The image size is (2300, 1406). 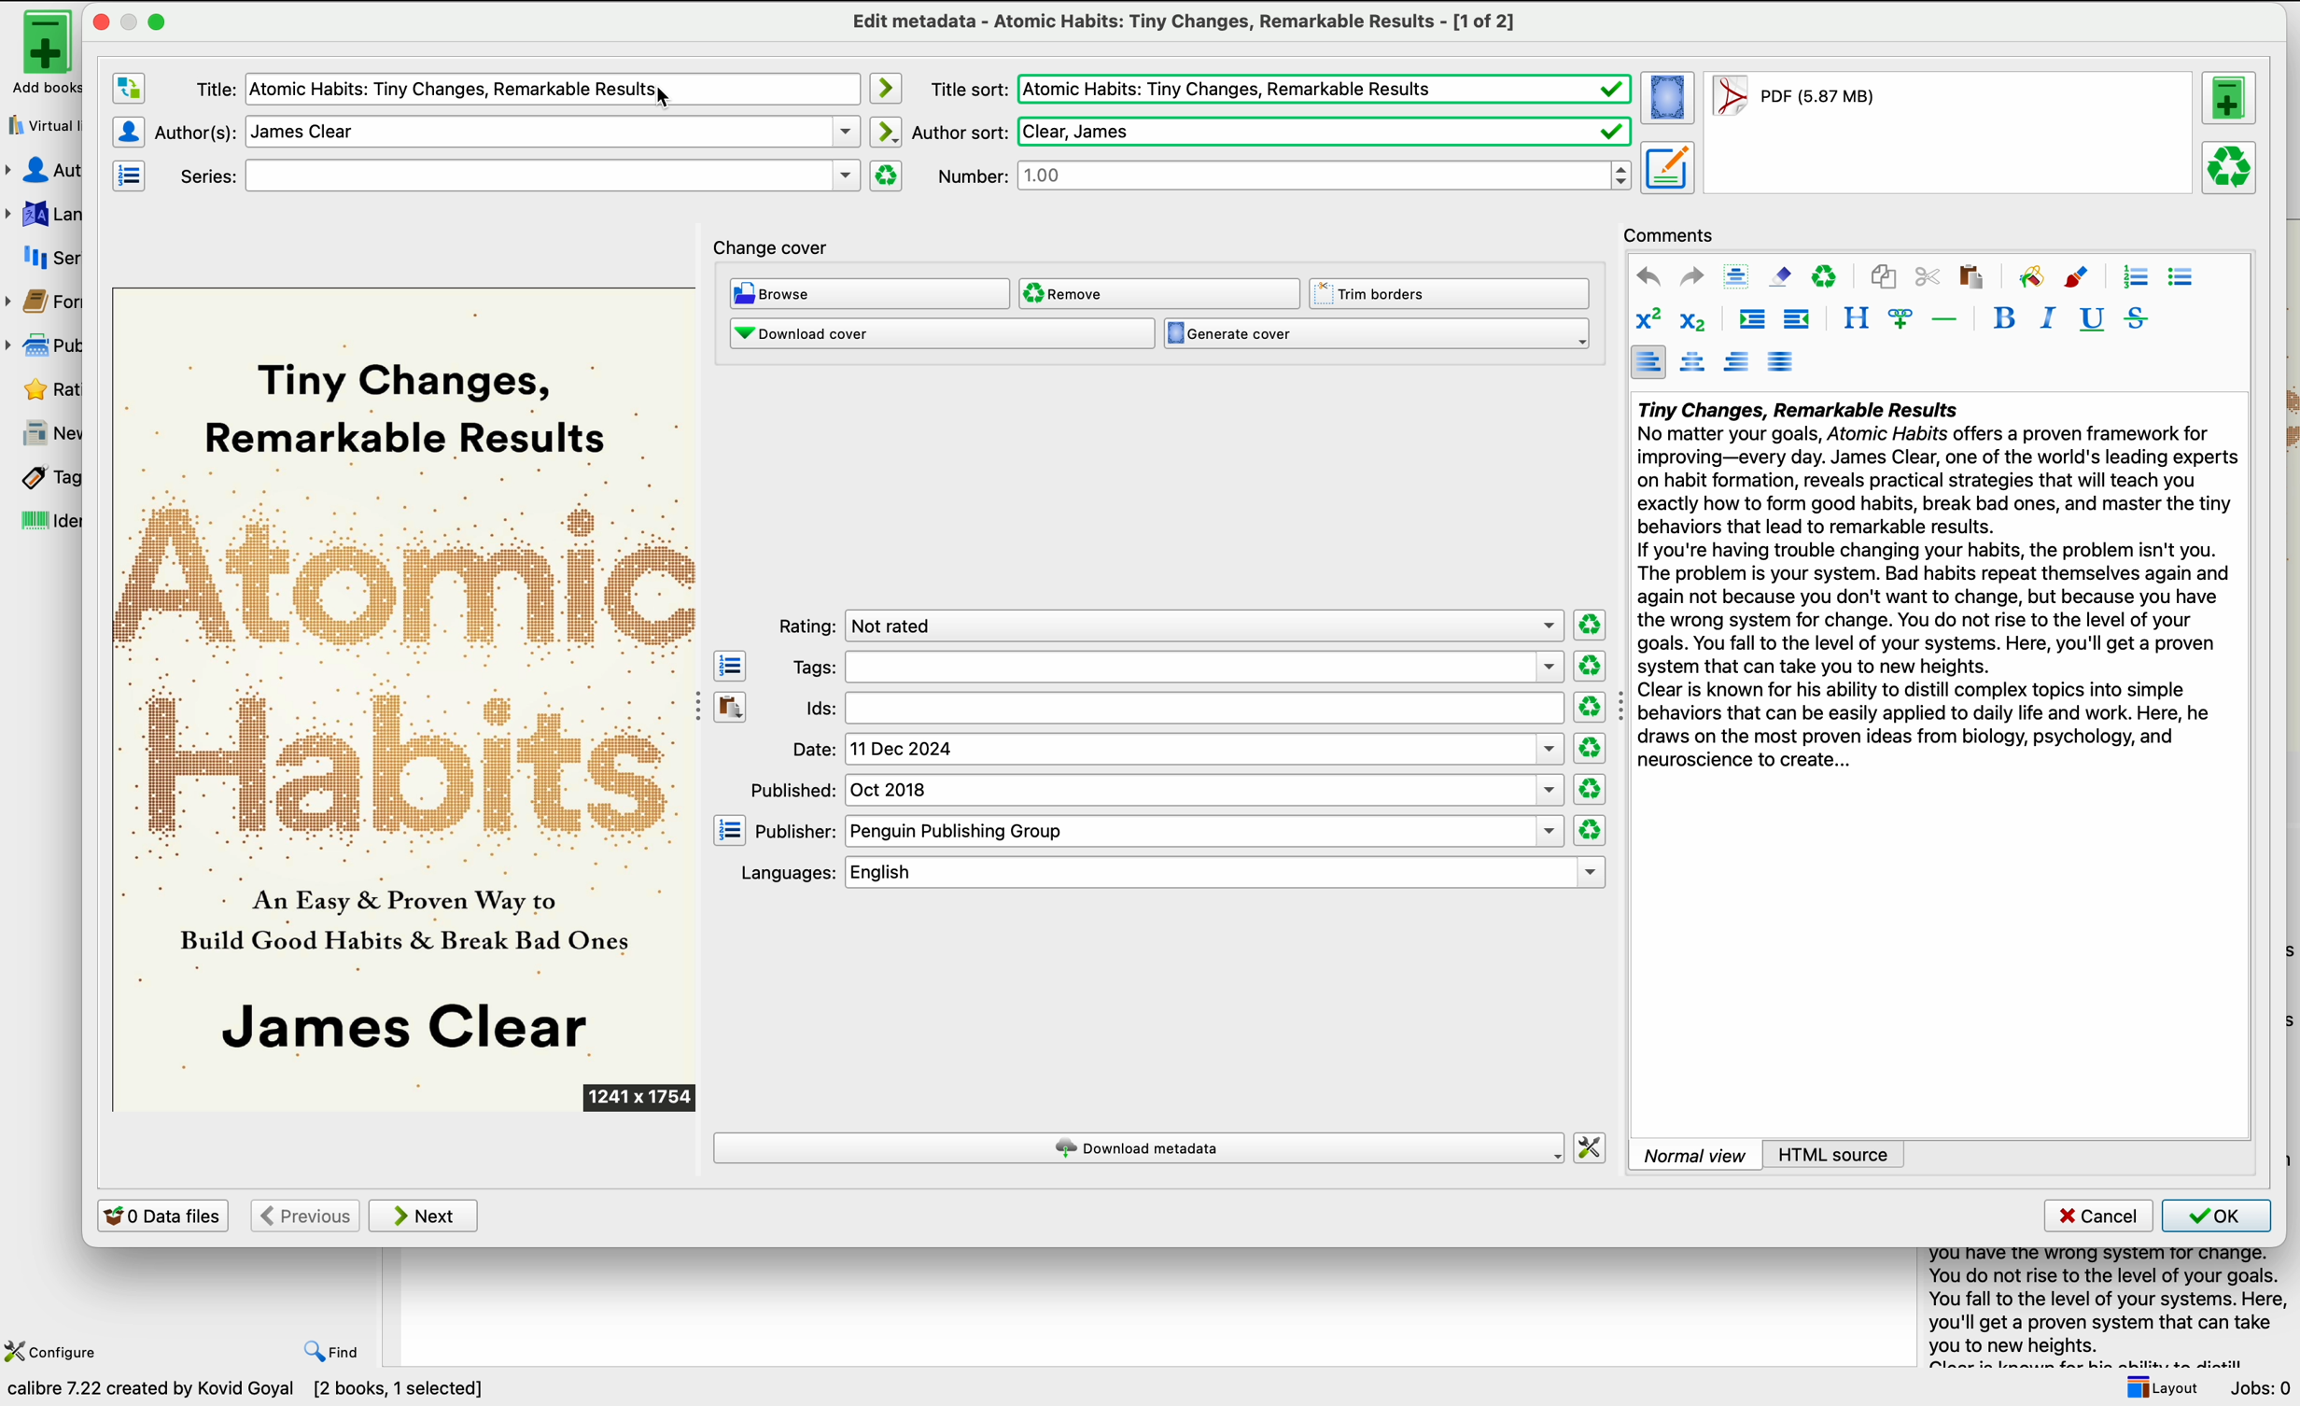 What do you see at coordinates (1900, 320) in the screenshot?
I see `insert link/image` at bounding box center [1900, 320].